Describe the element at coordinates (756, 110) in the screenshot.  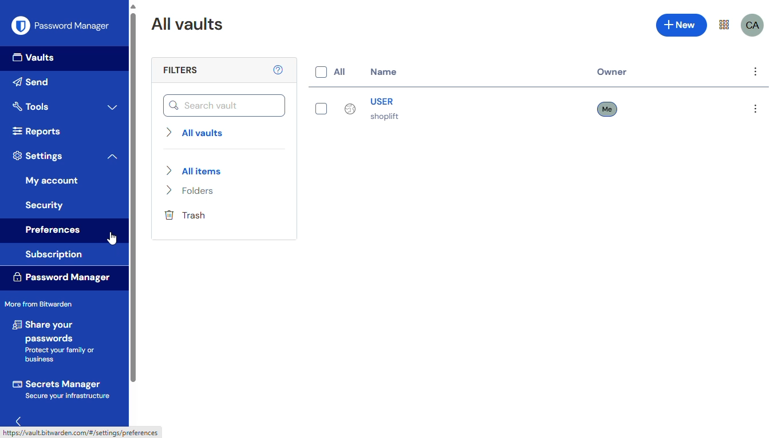
I see `options` at that location.